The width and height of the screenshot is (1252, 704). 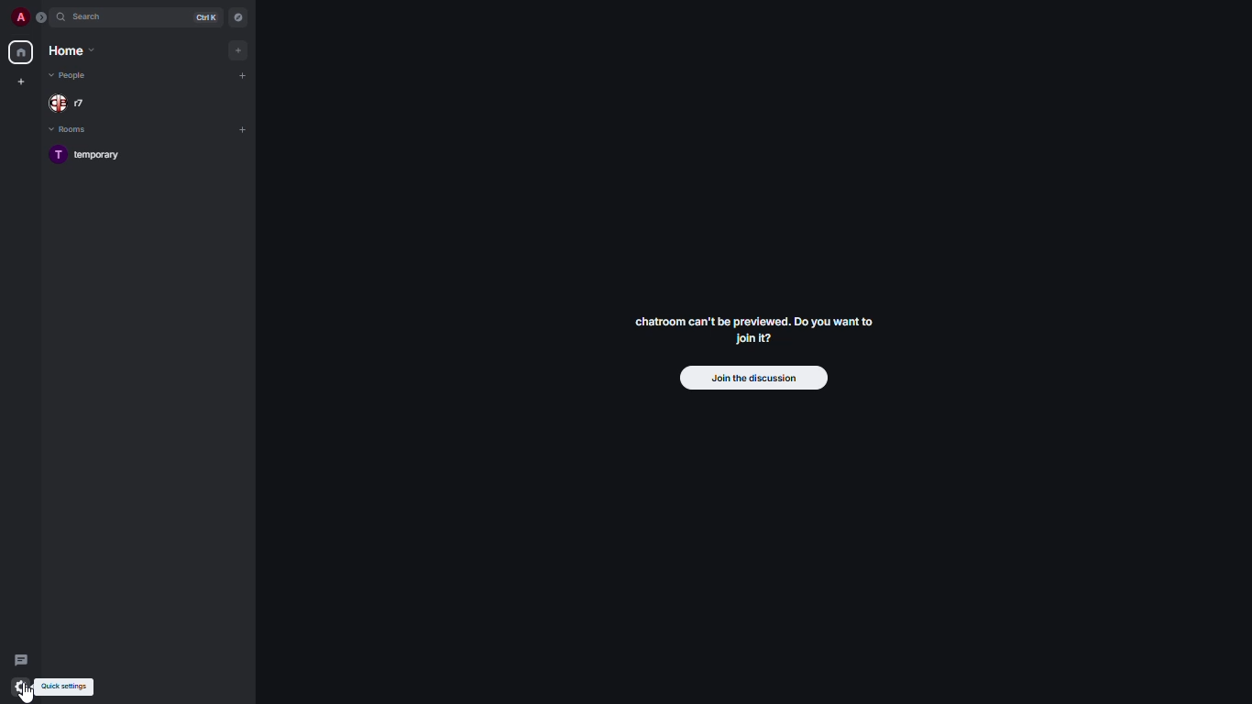 What do you see at coordinates (242, 128) in the screenshot?
I see `add` at bounding box center [242, 128].